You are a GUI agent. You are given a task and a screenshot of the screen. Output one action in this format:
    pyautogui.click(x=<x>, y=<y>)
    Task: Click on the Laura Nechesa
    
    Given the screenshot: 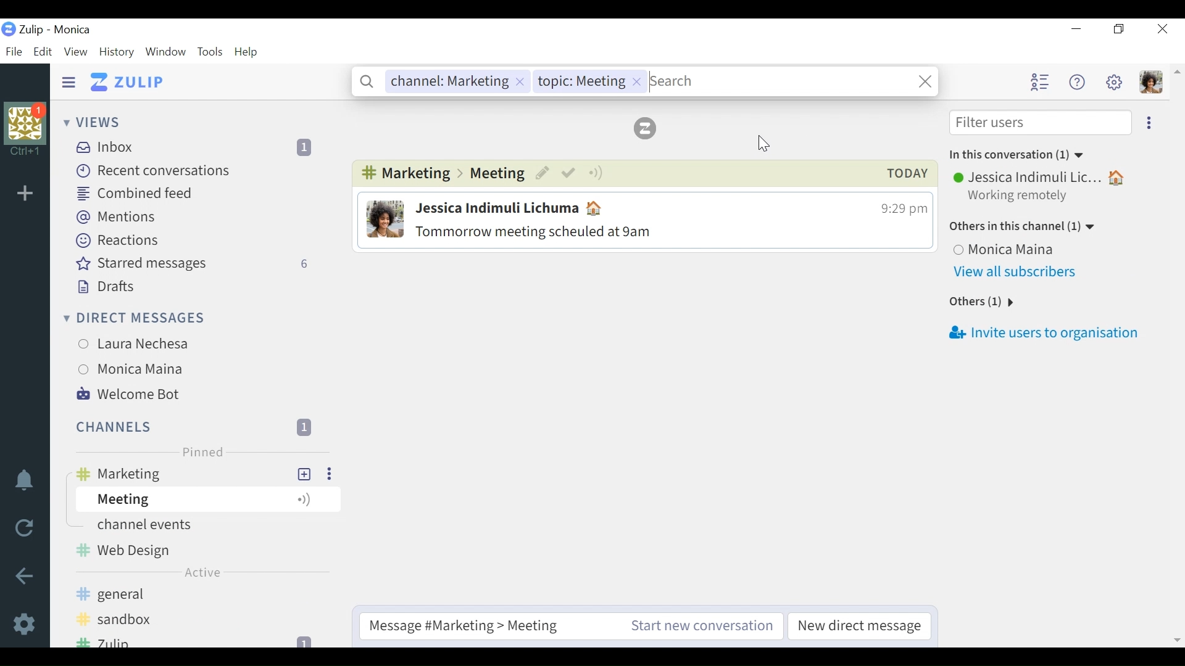 What is the action you would take?
    pyautogui.click(x=168, y=343)
    